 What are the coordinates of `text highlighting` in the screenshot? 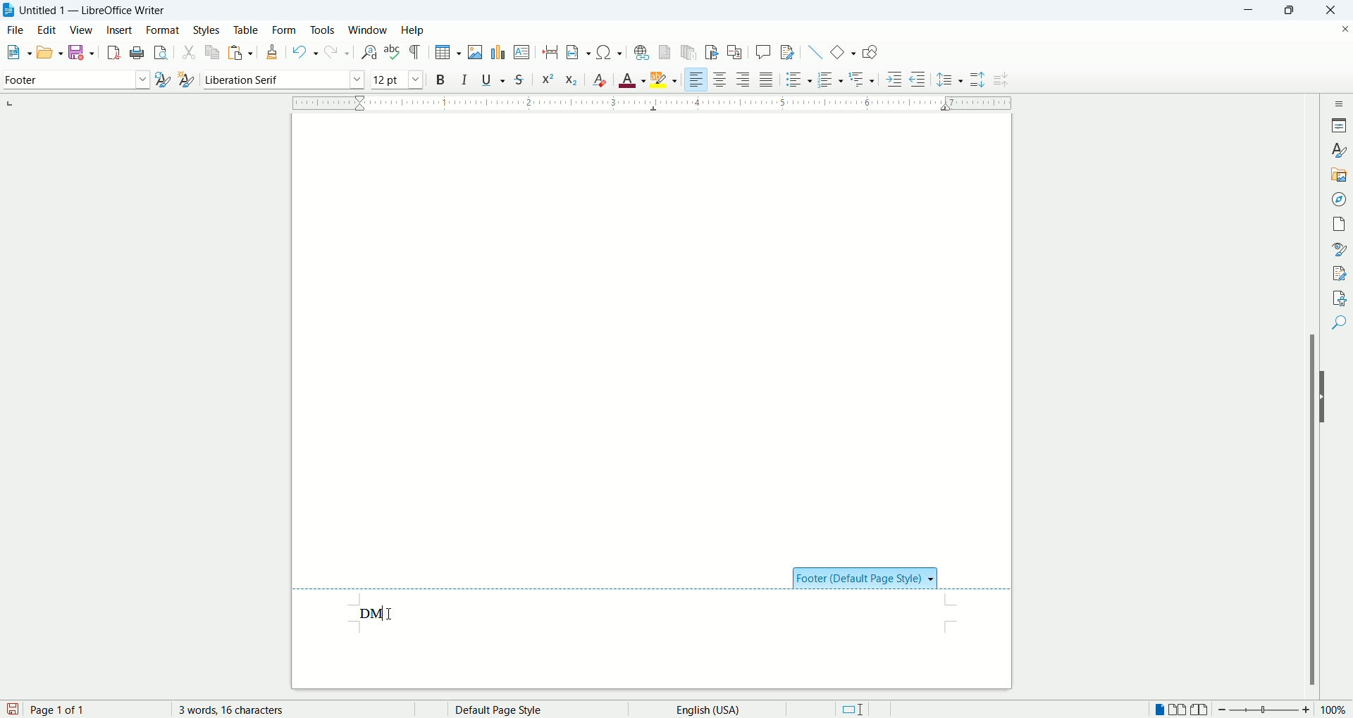 It's located at (665, 80).